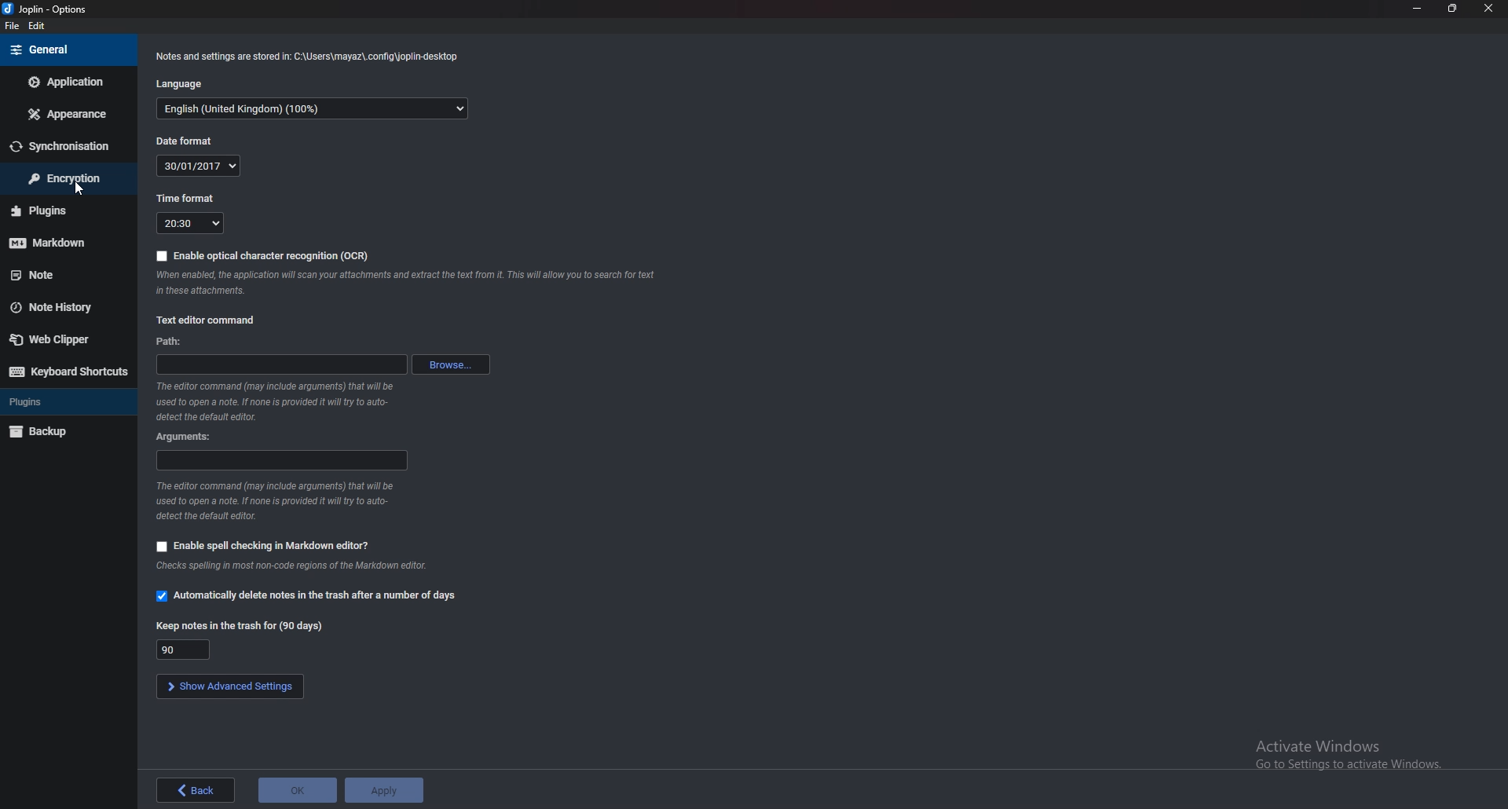 The image size is (1508, 809). I want to click on enable spell check, so click(265, 545).